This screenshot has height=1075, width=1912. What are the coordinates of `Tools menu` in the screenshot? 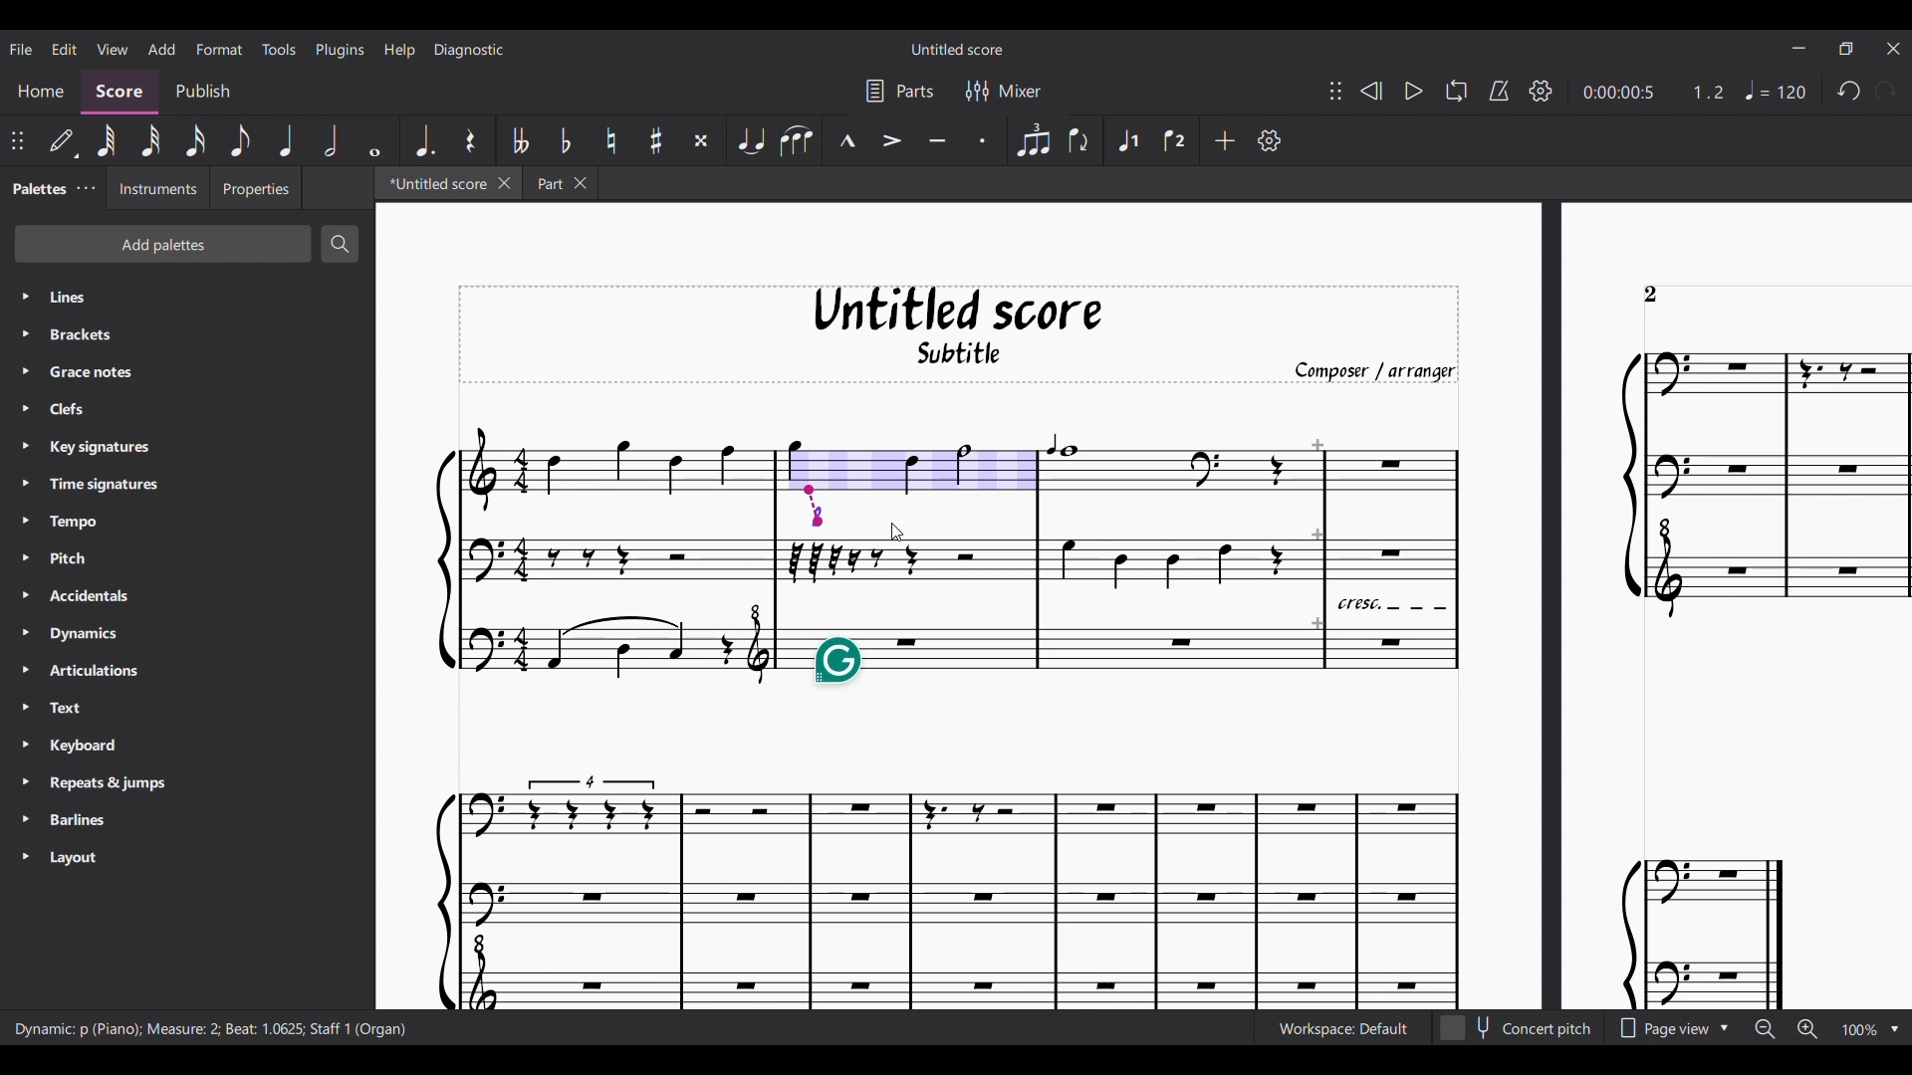 It's located at (278, 49).